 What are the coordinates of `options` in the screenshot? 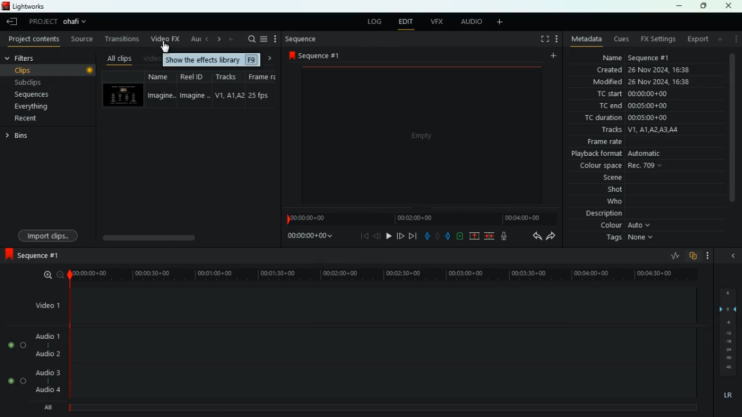 It's located at (276, 39).